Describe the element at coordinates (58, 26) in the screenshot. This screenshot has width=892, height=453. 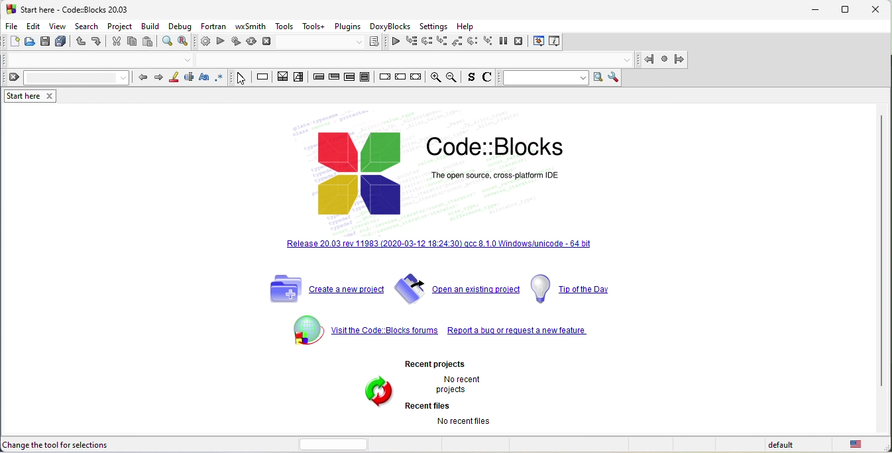
I see `view` at that location.